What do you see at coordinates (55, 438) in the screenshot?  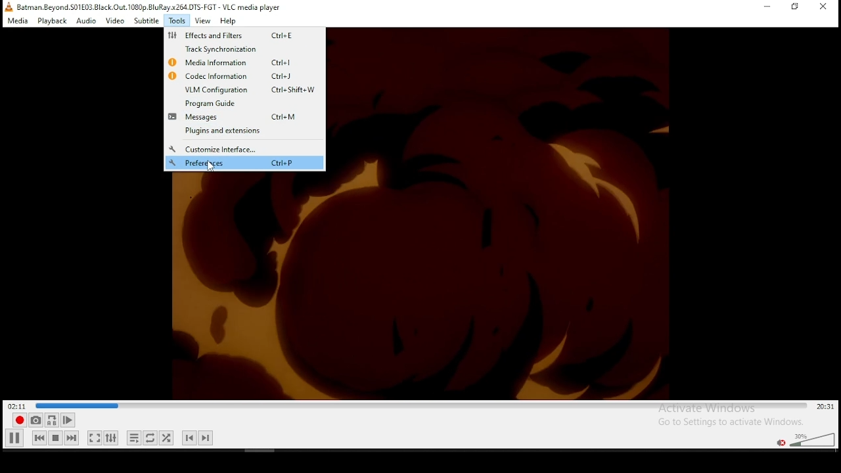 I see `stop` at bounding box center [55, 438].